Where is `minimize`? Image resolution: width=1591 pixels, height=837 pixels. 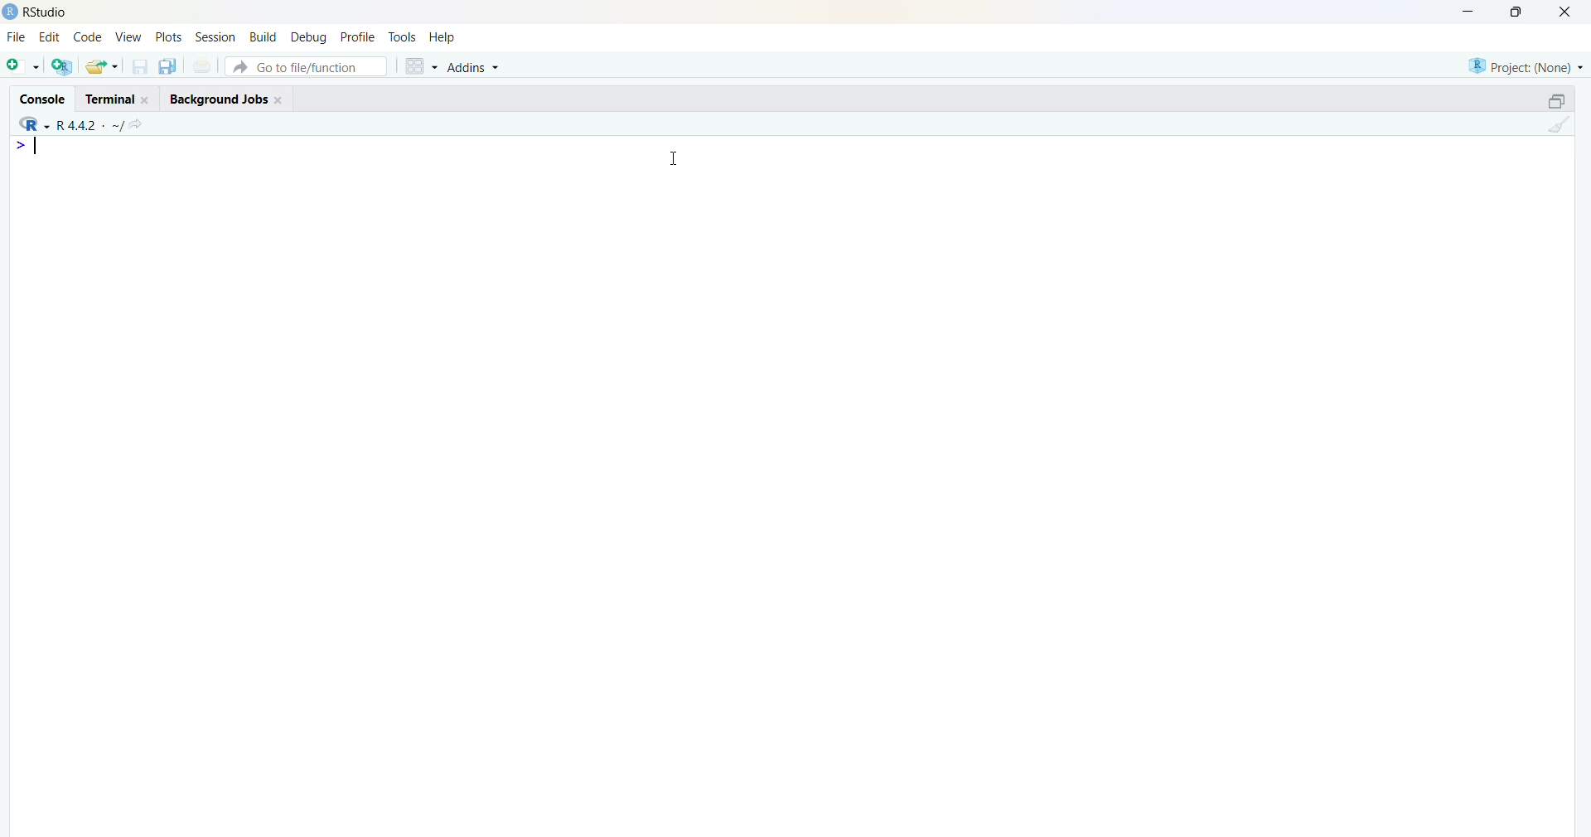
minimize is located at coordinates (1473, 12).